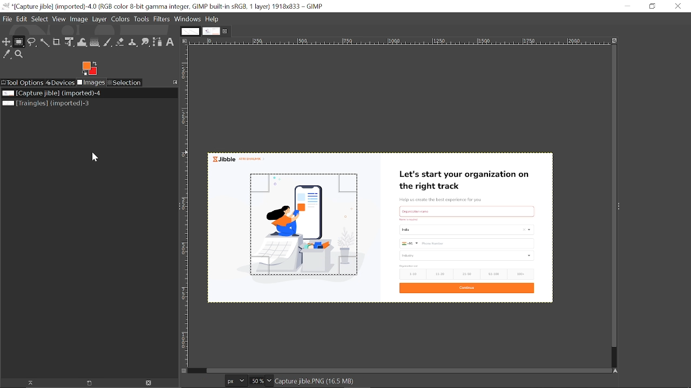 This screenshot has width=691, height=388. What do you see at coordinates (184, 371) in the screenshot?
I see `Toggle quick mask On/Off` at bounding box center [184, 371].